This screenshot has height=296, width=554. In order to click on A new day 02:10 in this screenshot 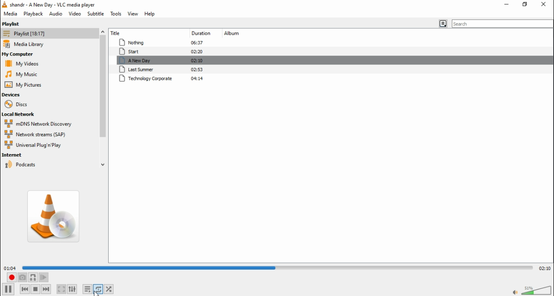, I will do `click(163, 61)`.